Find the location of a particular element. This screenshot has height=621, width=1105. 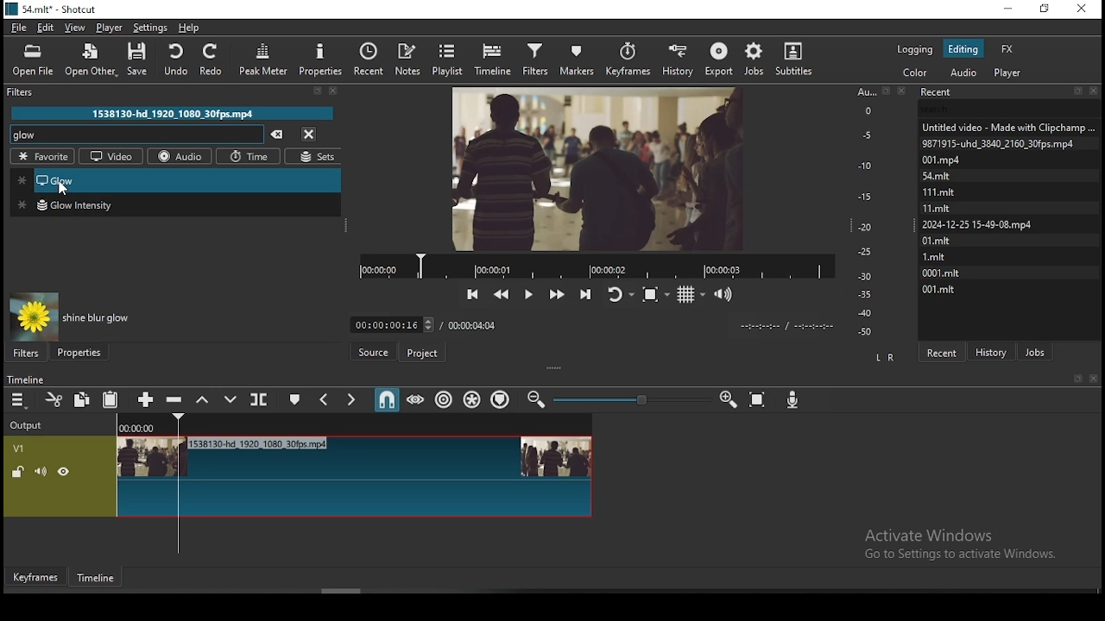

shine blur glow is located at coordinates (96, 317).